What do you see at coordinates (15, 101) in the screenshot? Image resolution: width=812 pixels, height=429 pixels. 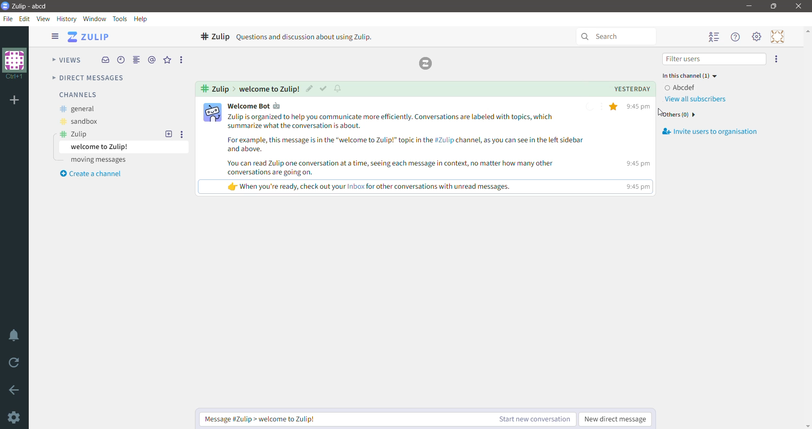 I see `Add Organization` at bounding box center [15, 101].